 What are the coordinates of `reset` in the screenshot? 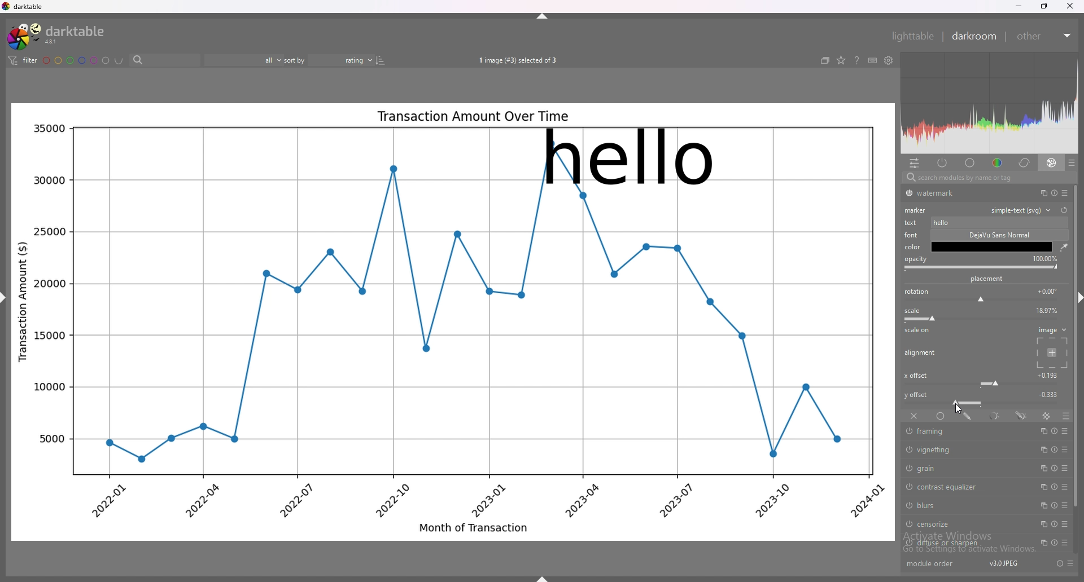 It's located at (1059, 563).